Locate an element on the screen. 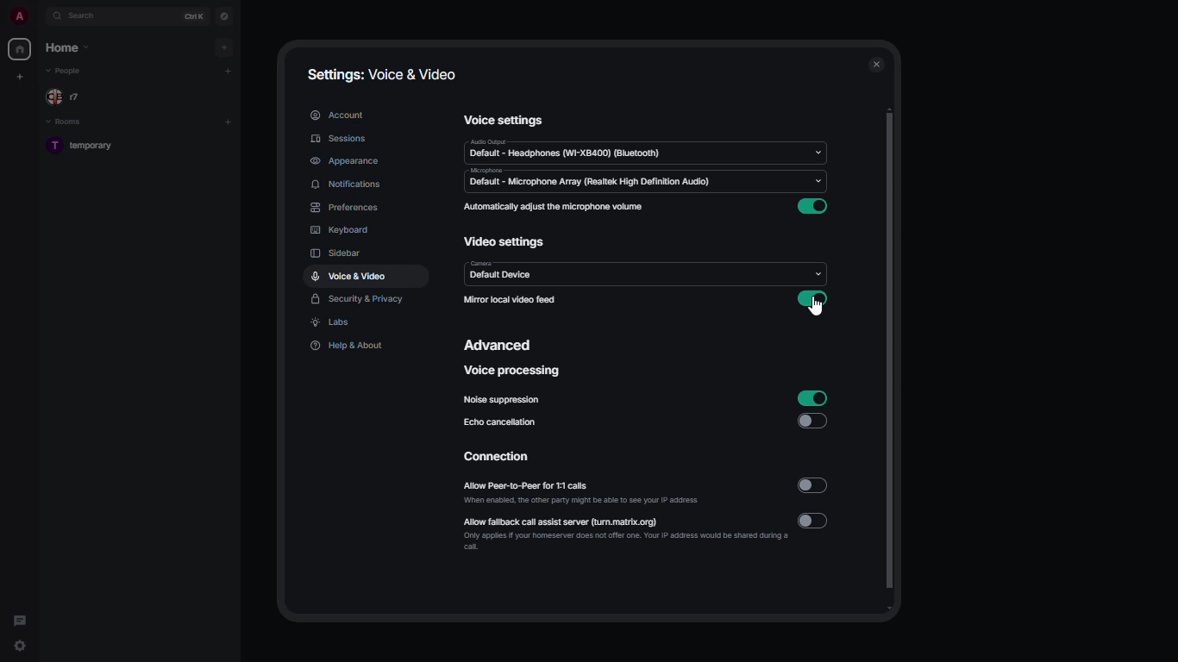 This screenshot has height=662, width=1178. sessions is located at coordinates (343, 140).